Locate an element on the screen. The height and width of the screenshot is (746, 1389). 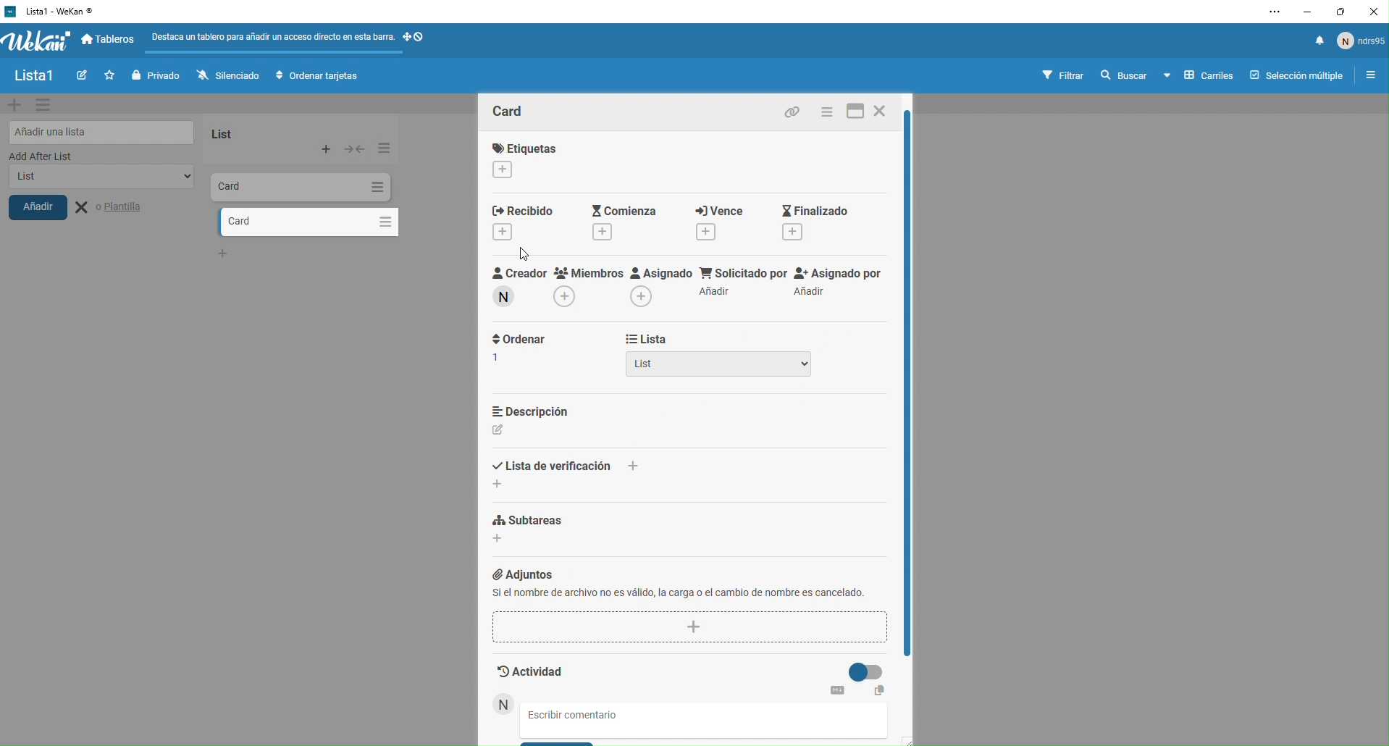
Symbols is located at coordinates (427, 37).